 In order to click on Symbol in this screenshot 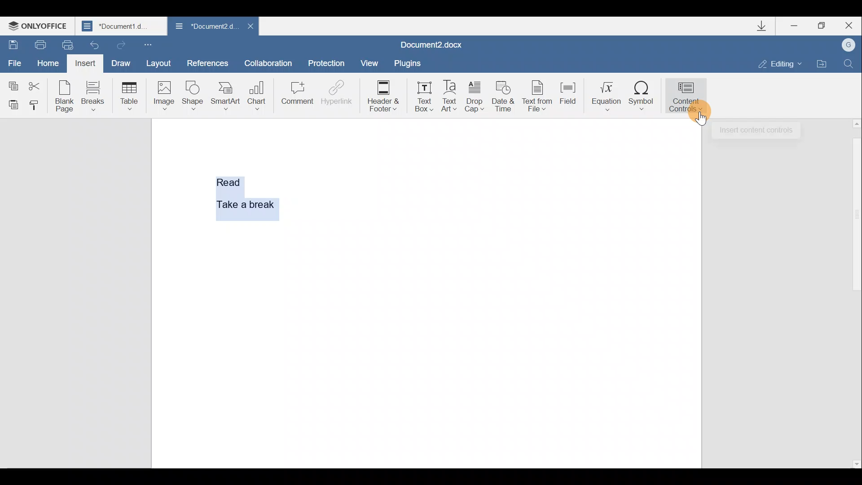, I will do `click(643, 102)`.